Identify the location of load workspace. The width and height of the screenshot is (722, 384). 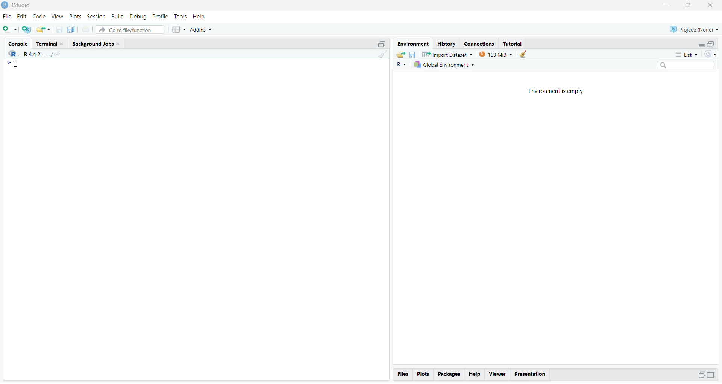
(400, 54).